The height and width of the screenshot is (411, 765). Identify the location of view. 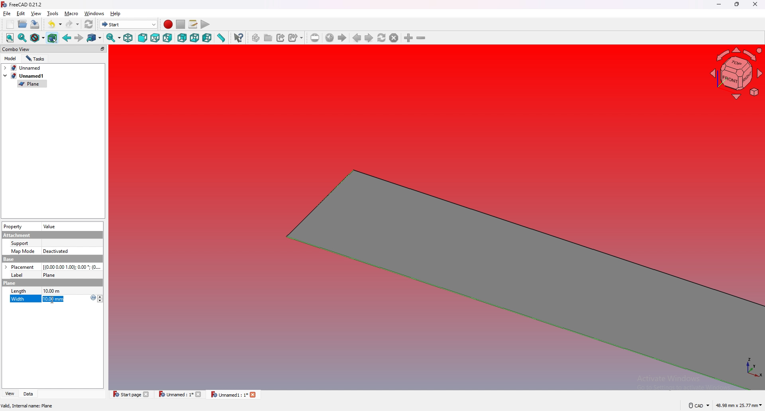
(9, 394).